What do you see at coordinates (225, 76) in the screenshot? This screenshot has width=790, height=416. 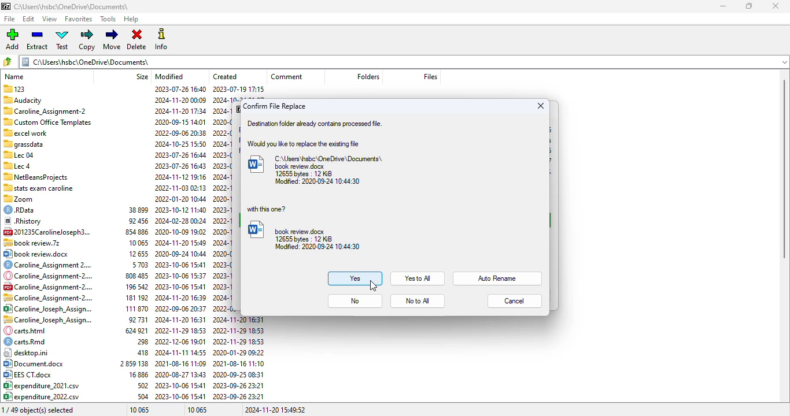 I see `created` at bounding box center [225, 76].